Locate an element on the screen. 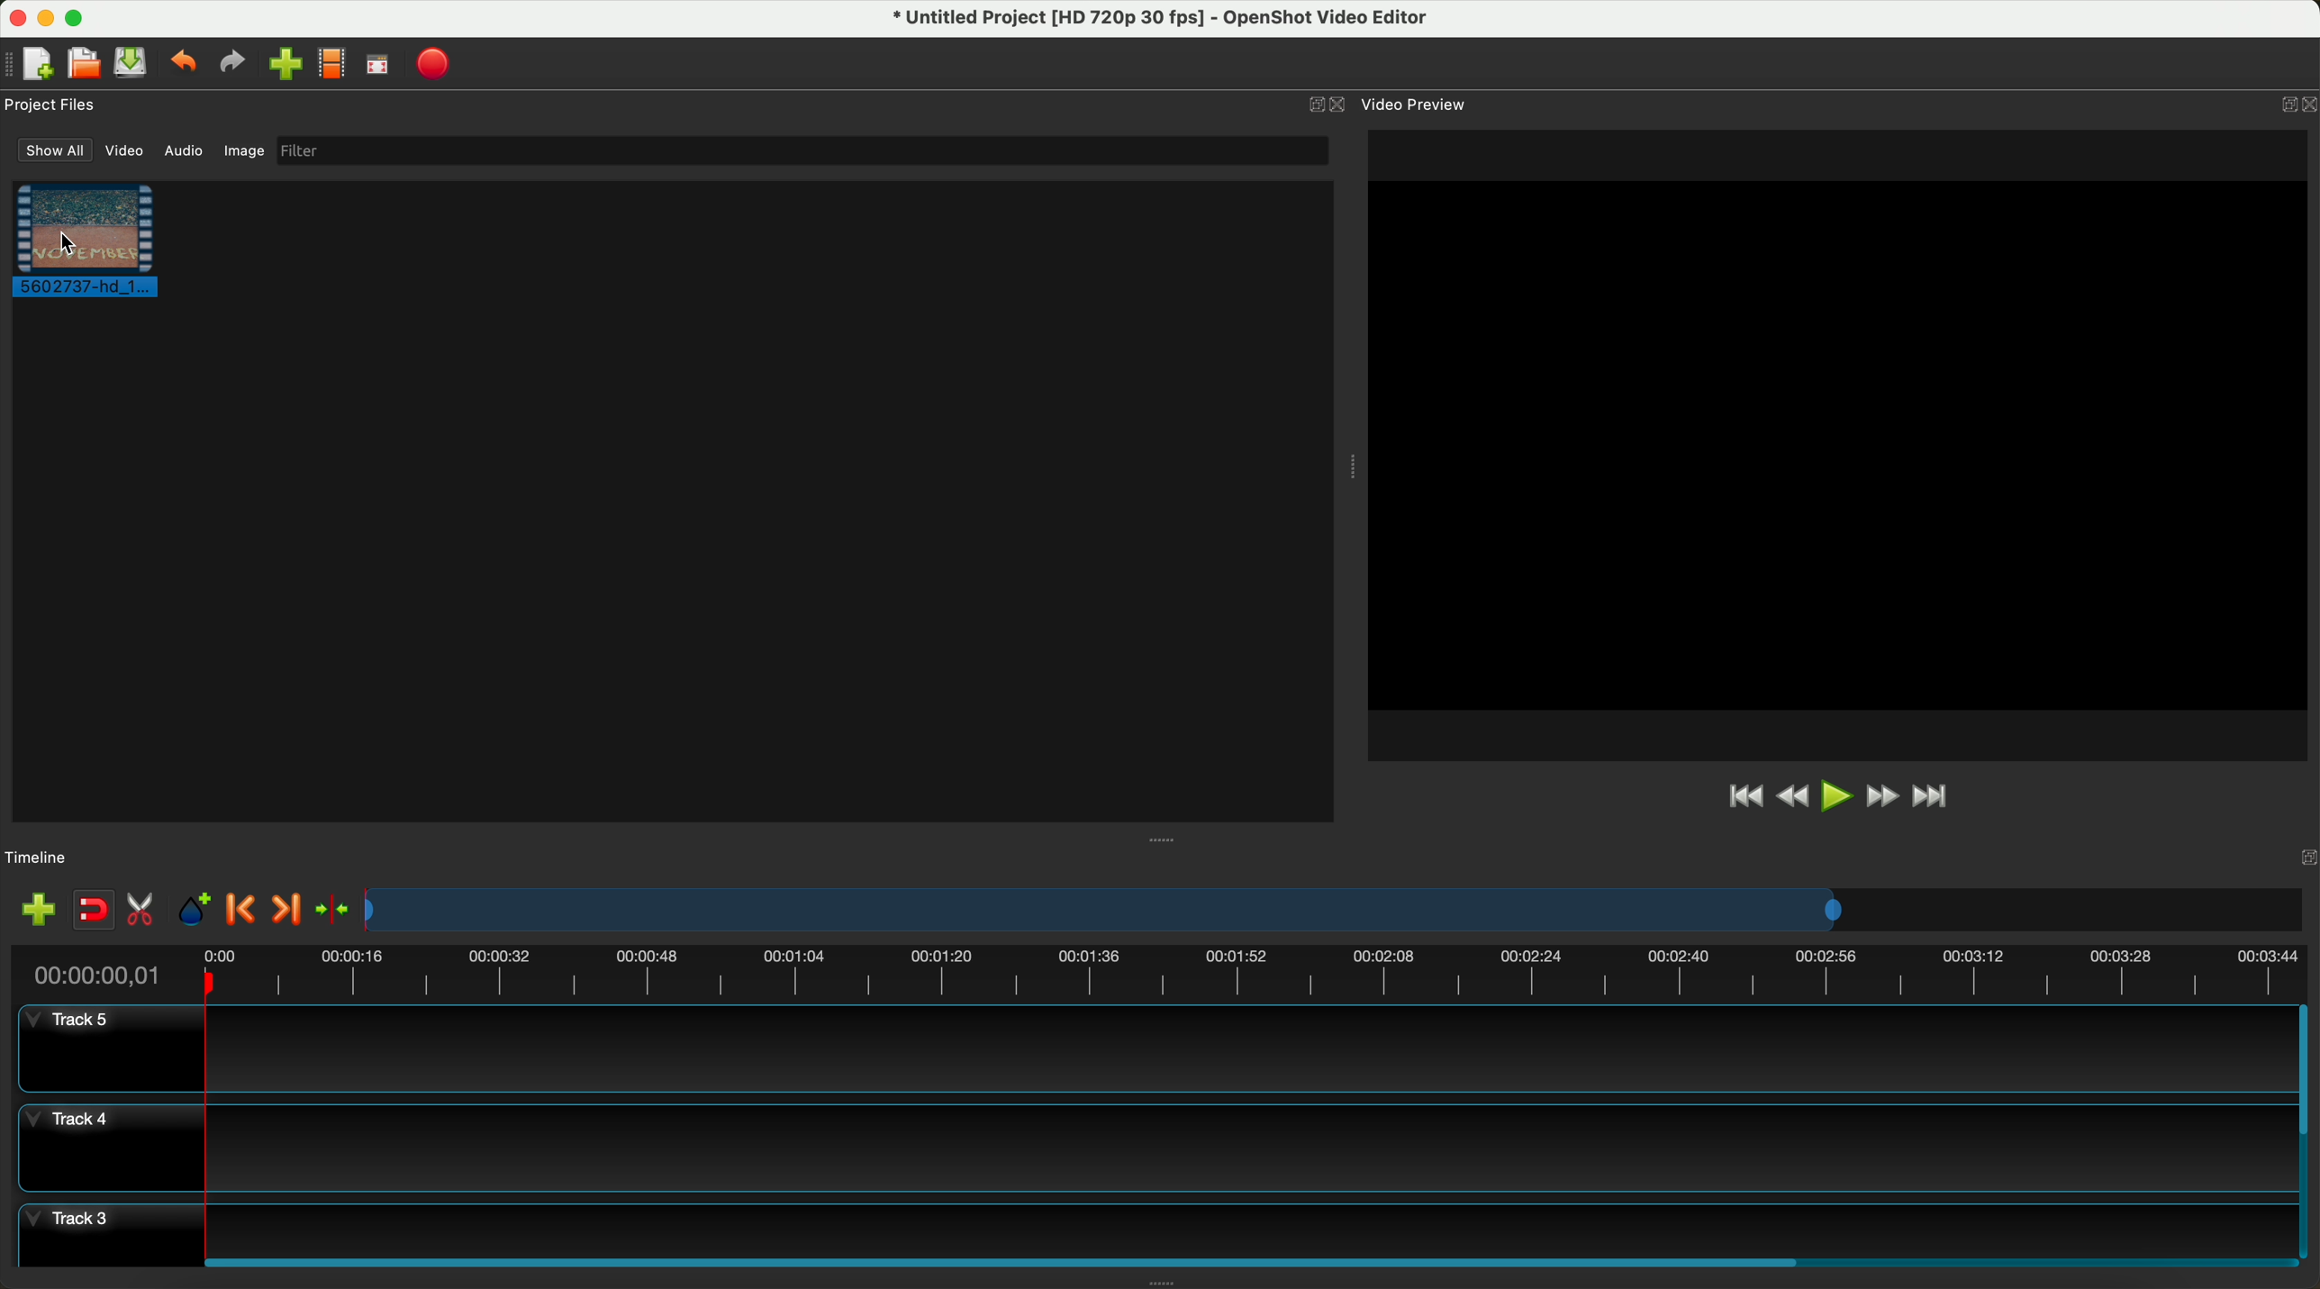  show all is located at coordinates (54, 150).